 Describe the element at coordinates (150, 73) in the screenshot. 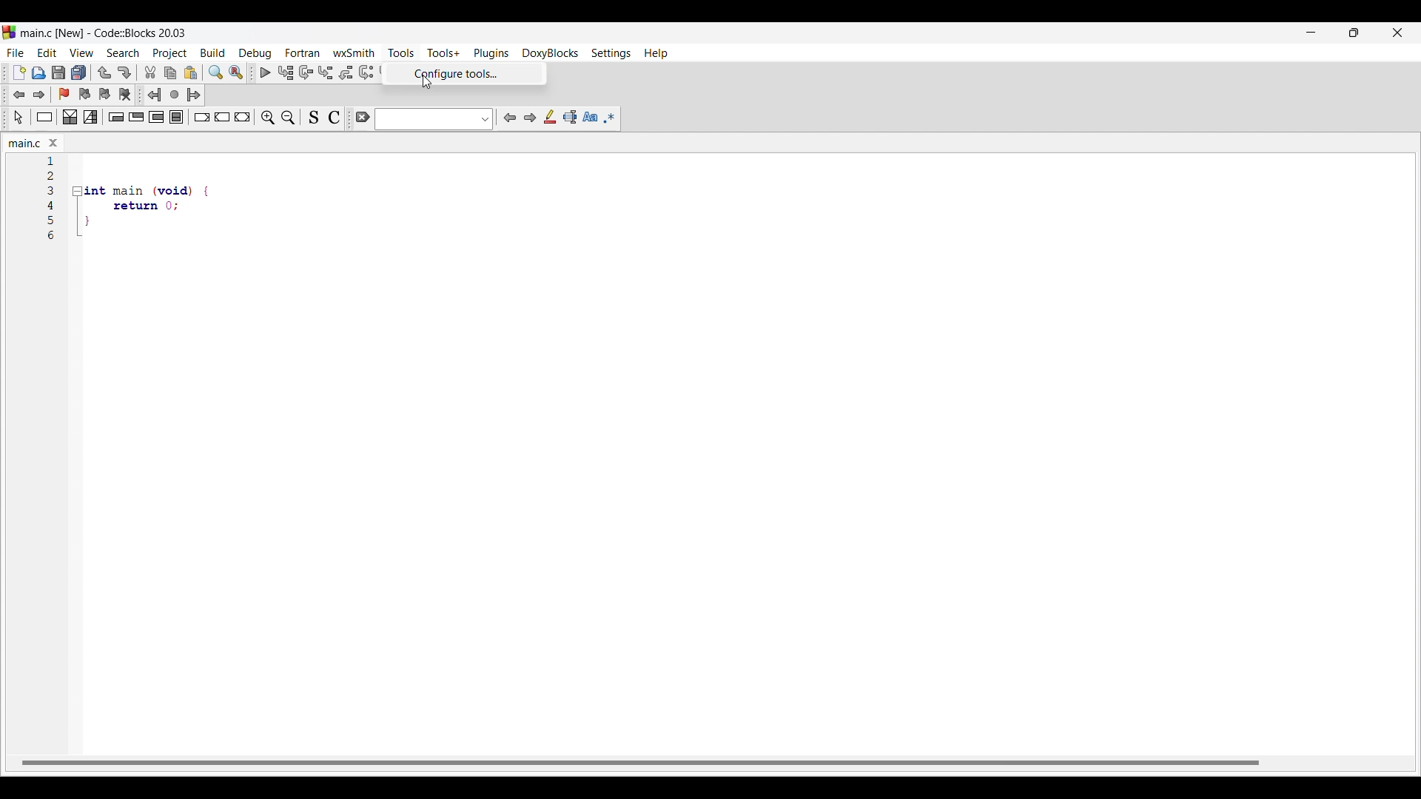

I see `Cut` at that location.